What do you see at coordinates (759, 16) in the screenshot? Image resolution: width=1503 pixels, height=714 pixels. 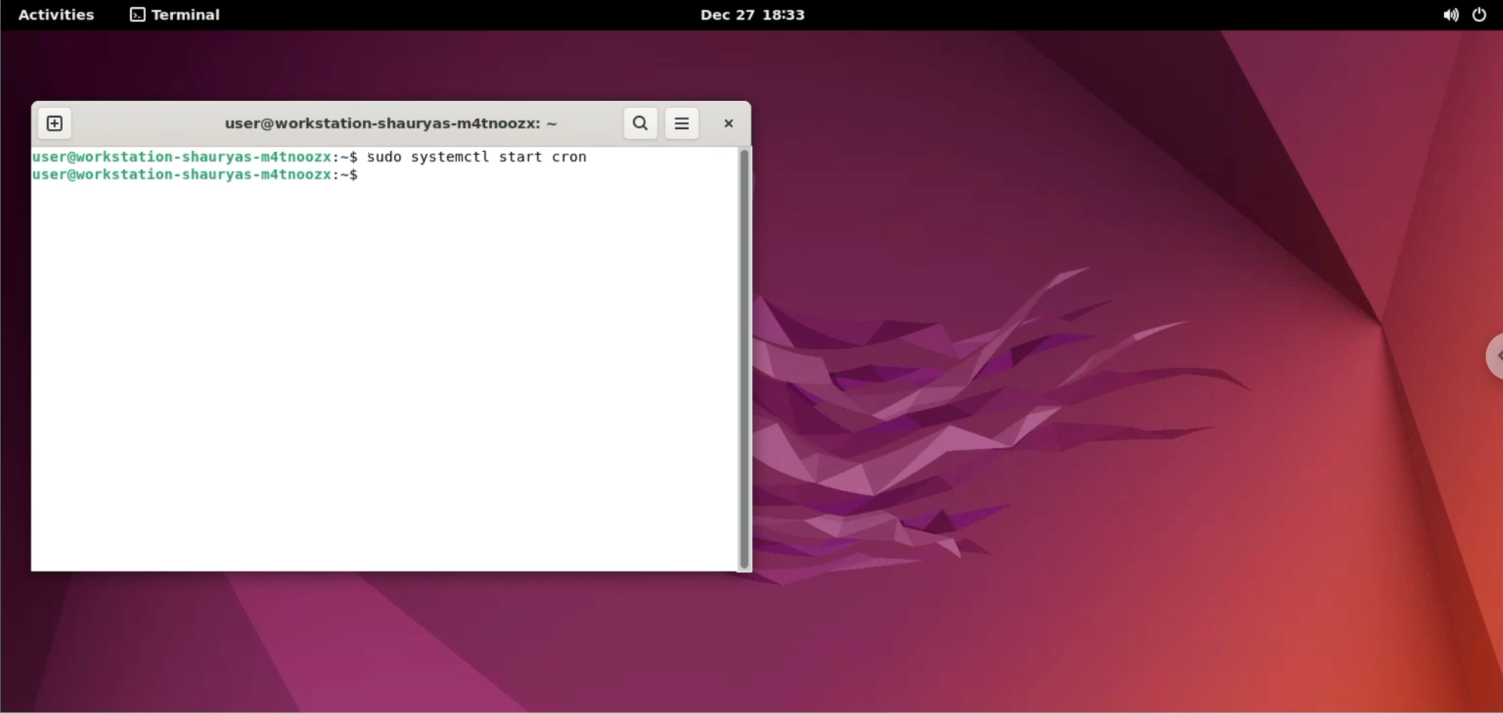 I see `Dec 27 18:33` at bounding box center [759, 16].